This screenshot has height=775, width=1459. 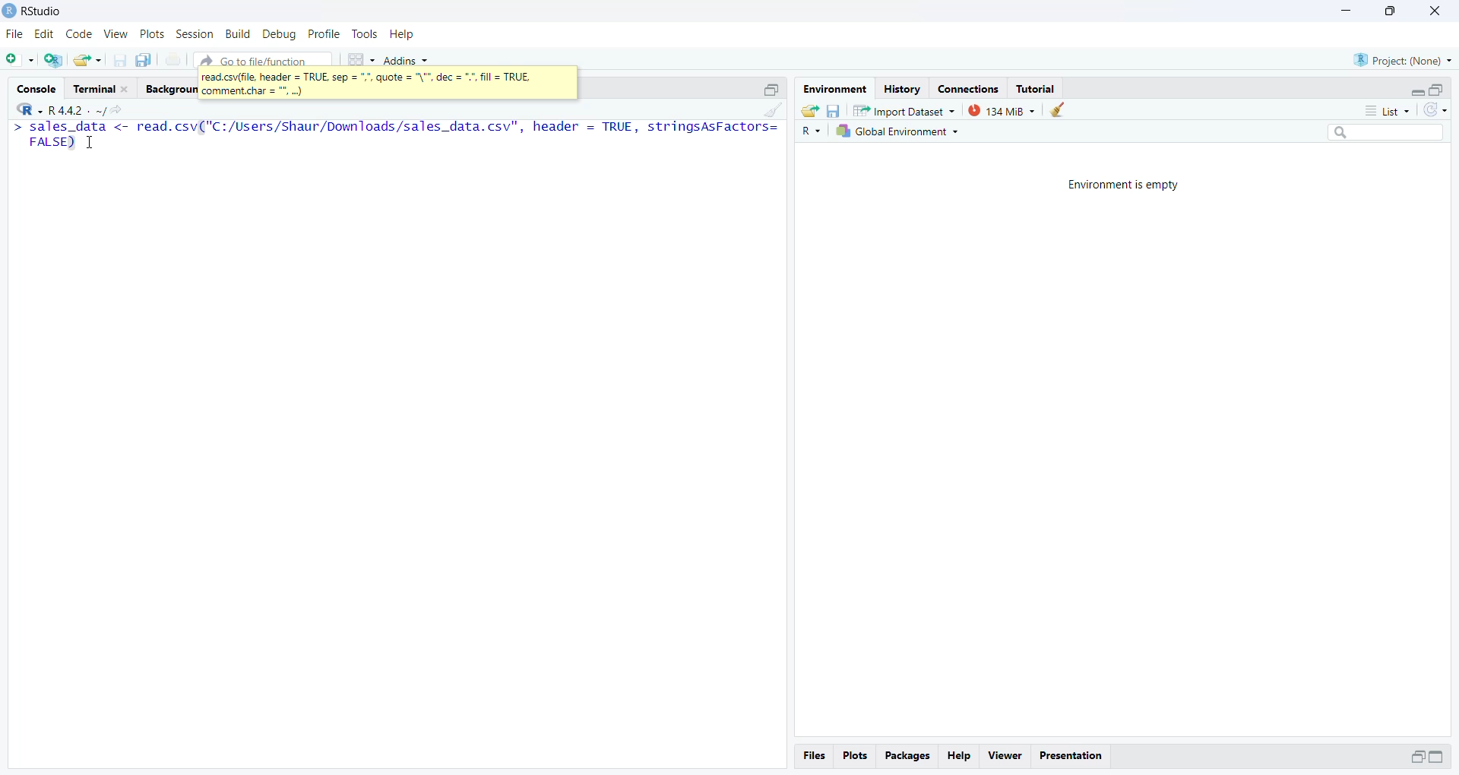 What do you see at coordinates (1416, 758) in the screenshot?
I see `Maximize` at bounding box center [1416, 758].